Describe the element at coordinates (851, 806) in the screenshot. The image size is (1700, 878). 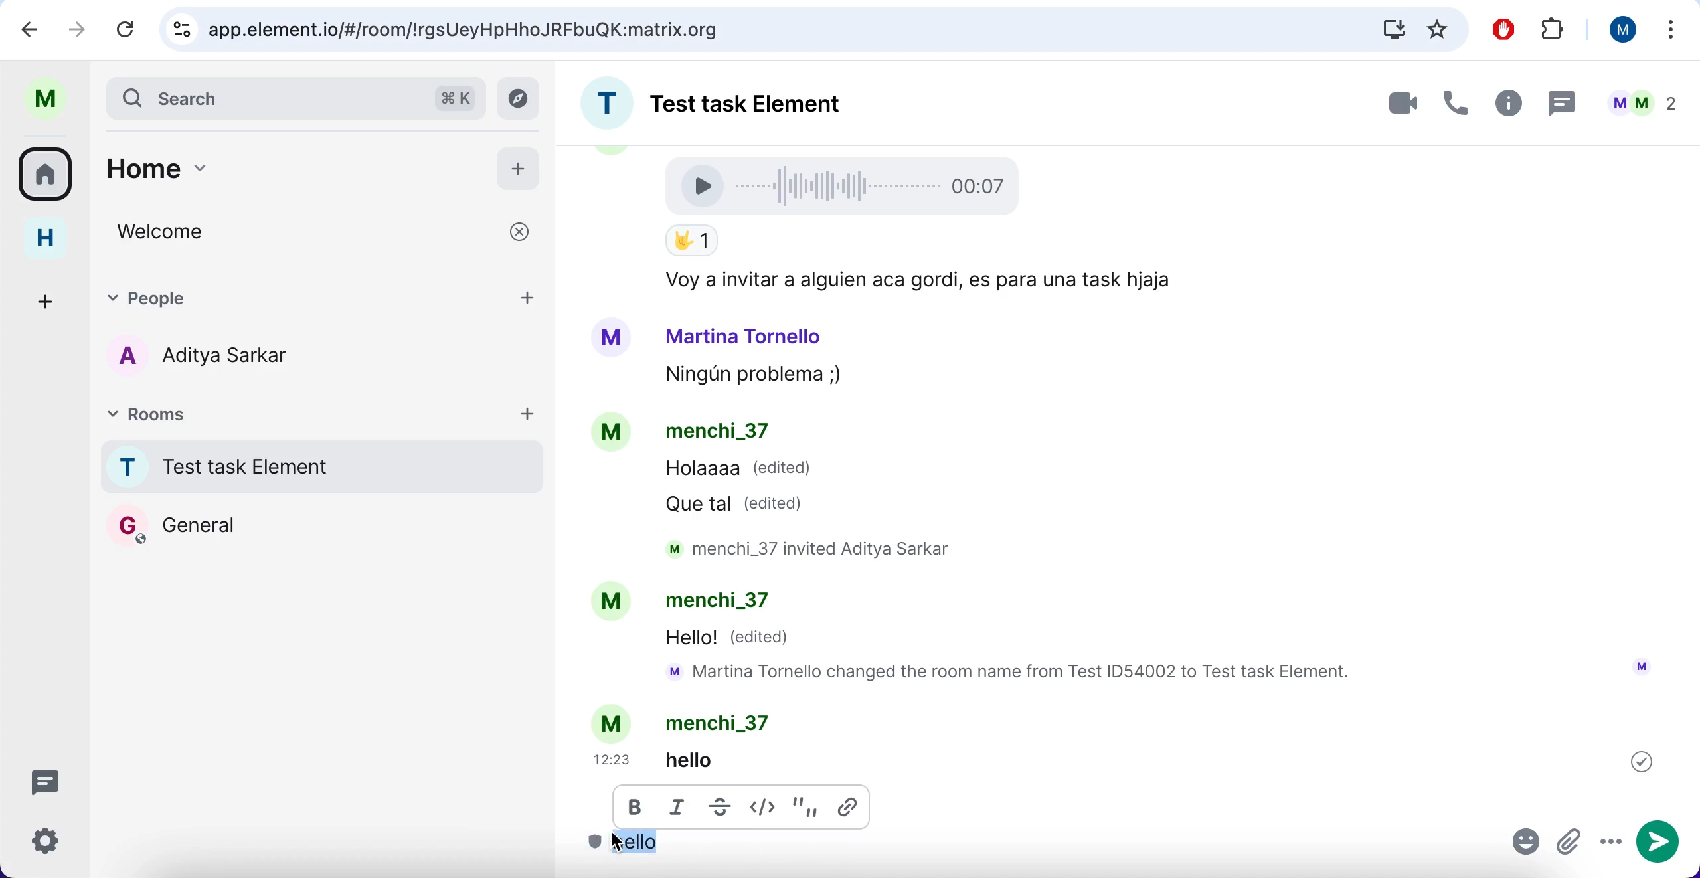
I see `insert link` at that location.